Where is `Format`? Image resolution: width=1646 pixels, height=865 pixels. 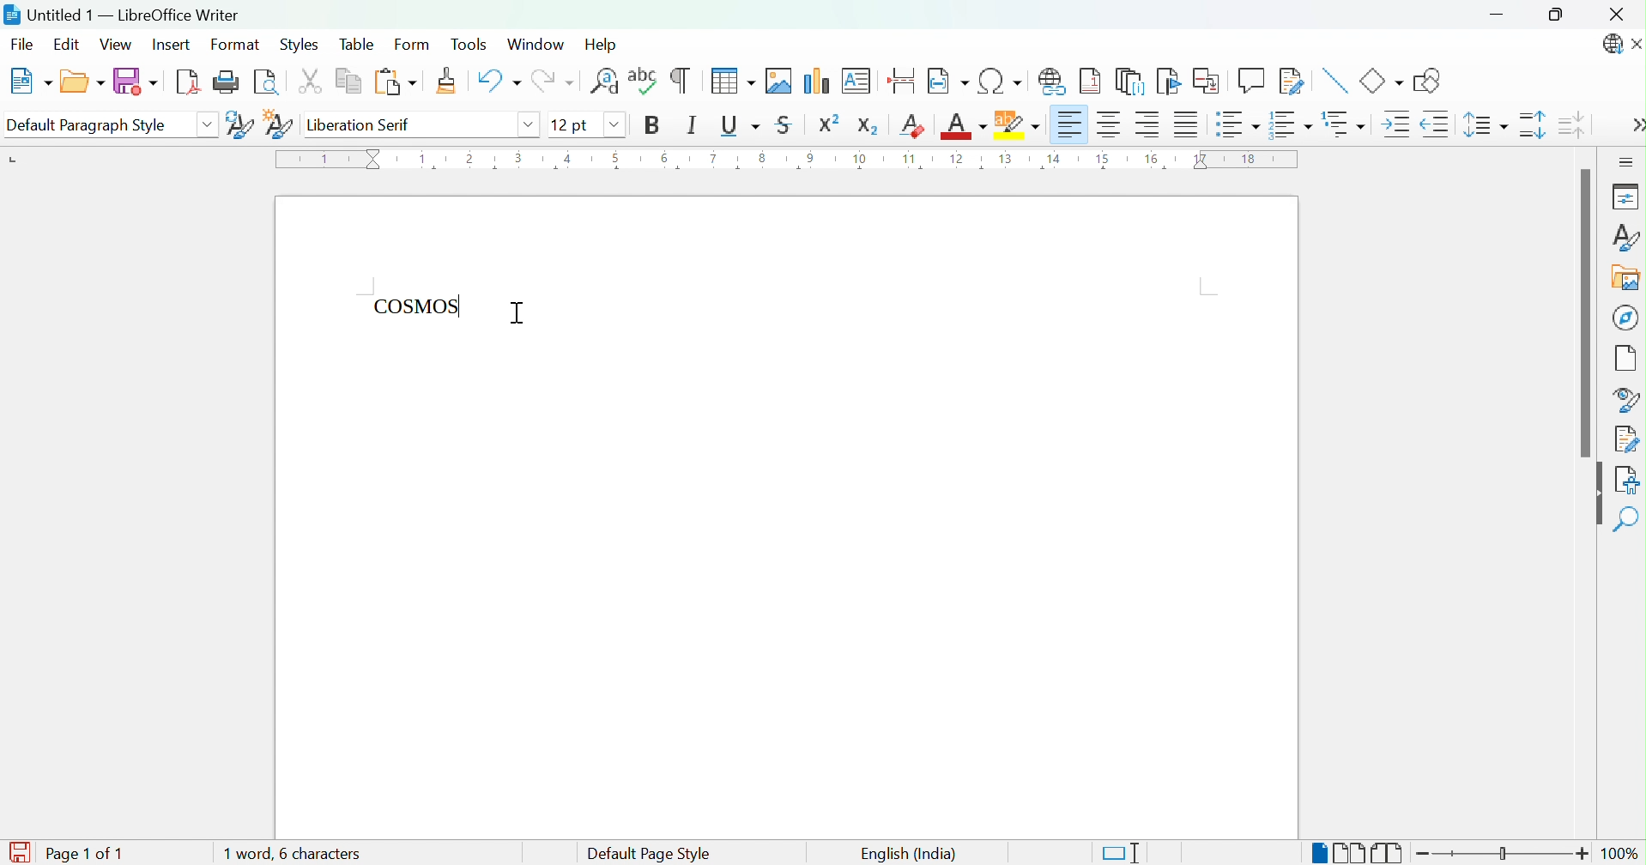 Format is located at coordinates (233, 45).